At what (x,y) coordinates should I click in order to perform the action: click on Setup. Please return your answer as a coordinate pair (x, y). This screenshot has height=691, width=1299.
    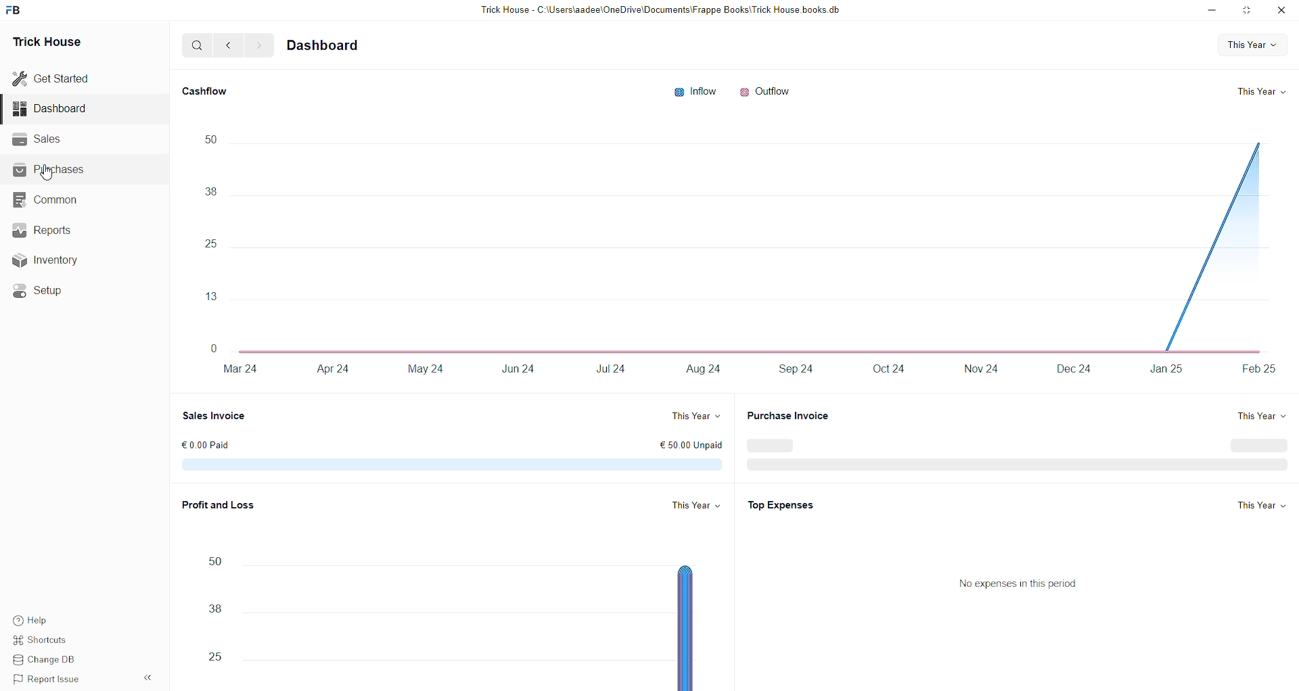
    Looking at the image, I should click on (39, 290).